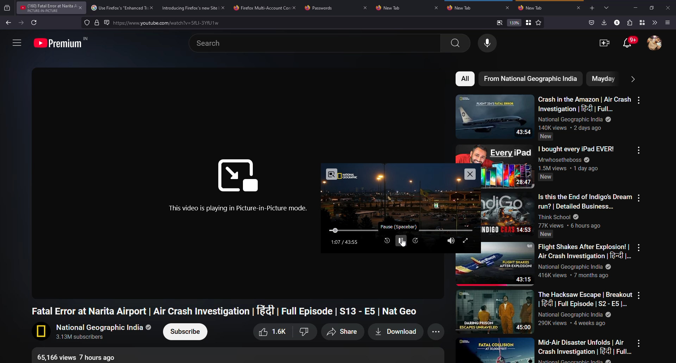 The image size is (676, 363). What do you see at coordinates (239, 208) in the screenshot?
I see `video playing in picture-in-picture mode` at bounding box center [239, 208].